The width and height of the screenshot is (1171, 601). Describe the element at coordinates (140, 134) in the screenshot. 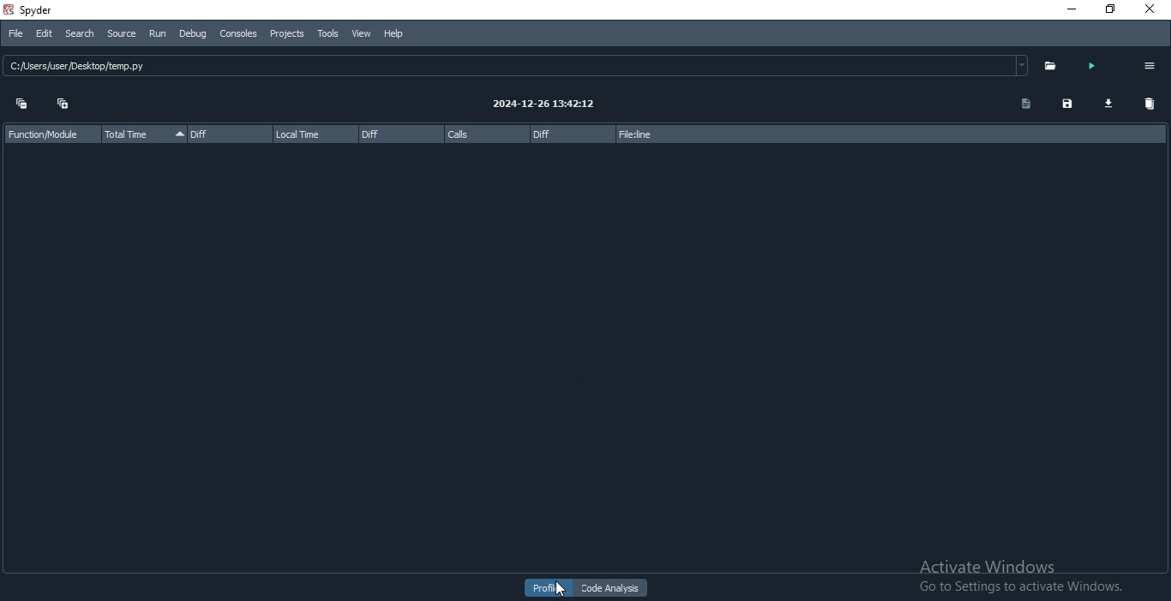

I see `total time` at that location.